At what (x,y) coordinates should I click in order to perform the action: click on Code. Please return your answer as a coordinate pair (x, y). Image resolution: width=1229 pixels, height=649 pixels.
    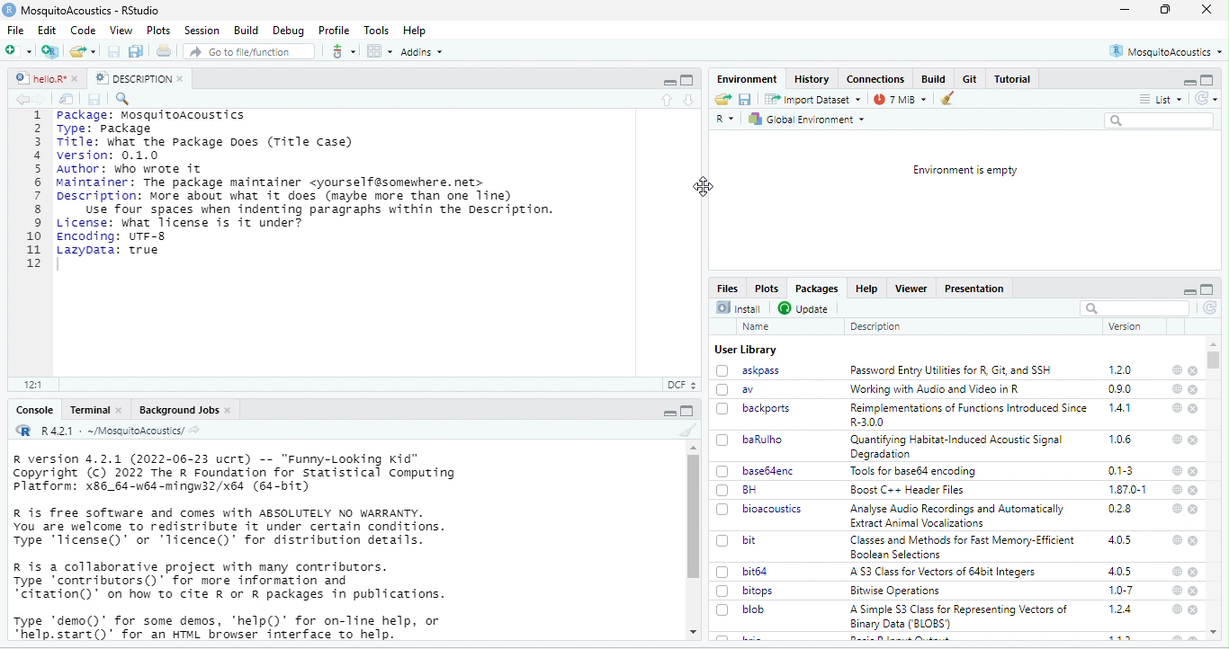
    Looking at the image, I should click on (84, 30).